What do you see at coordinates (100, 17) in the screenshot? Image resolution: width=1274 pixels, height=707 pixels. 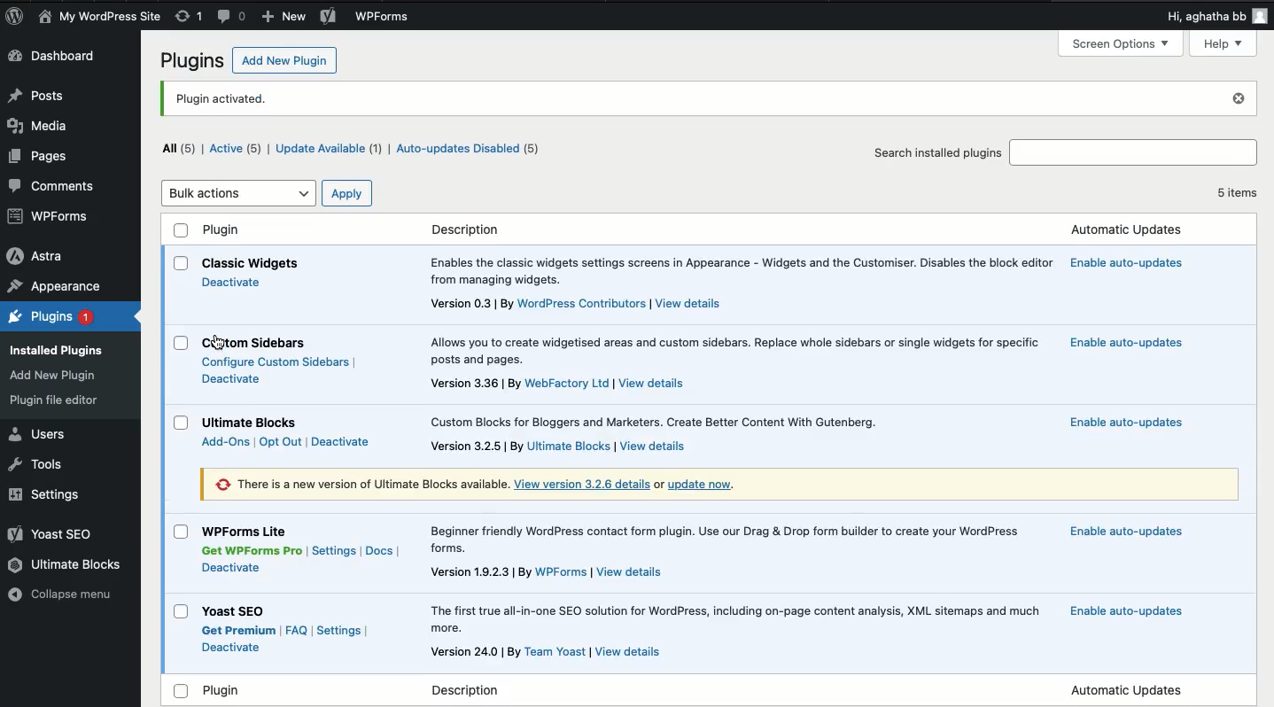 I see `Site` at bounding box center [100, 17].